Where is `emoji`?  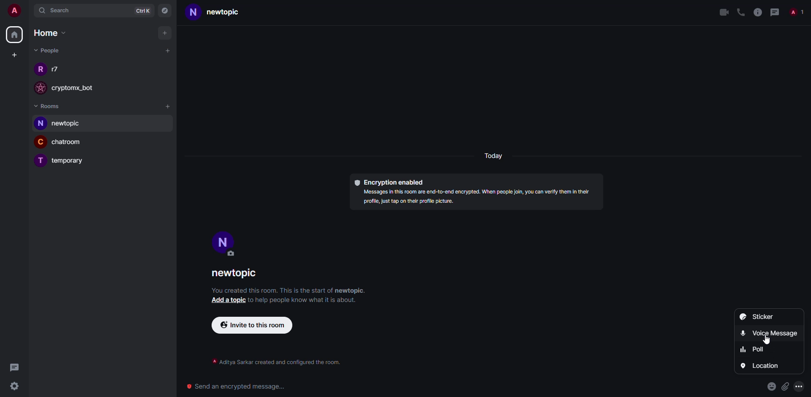
emoji is located at coordinates (769, 387).